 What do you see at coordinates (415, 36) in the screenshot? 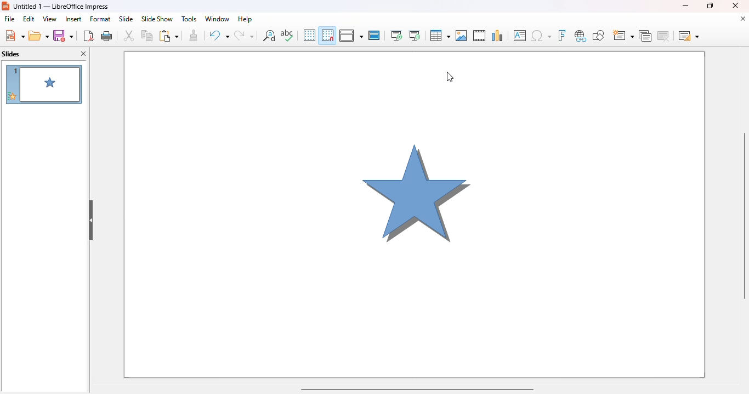
I see `start from current slide` at bounding box center [415, 36].